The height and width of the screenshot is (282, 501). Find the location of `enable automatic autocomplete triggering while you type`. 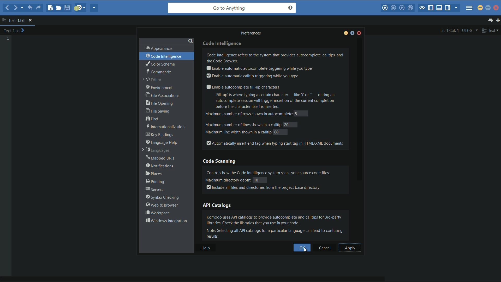

enable automatic autocomplete triggering while you type is located at coordinates (259, 68).